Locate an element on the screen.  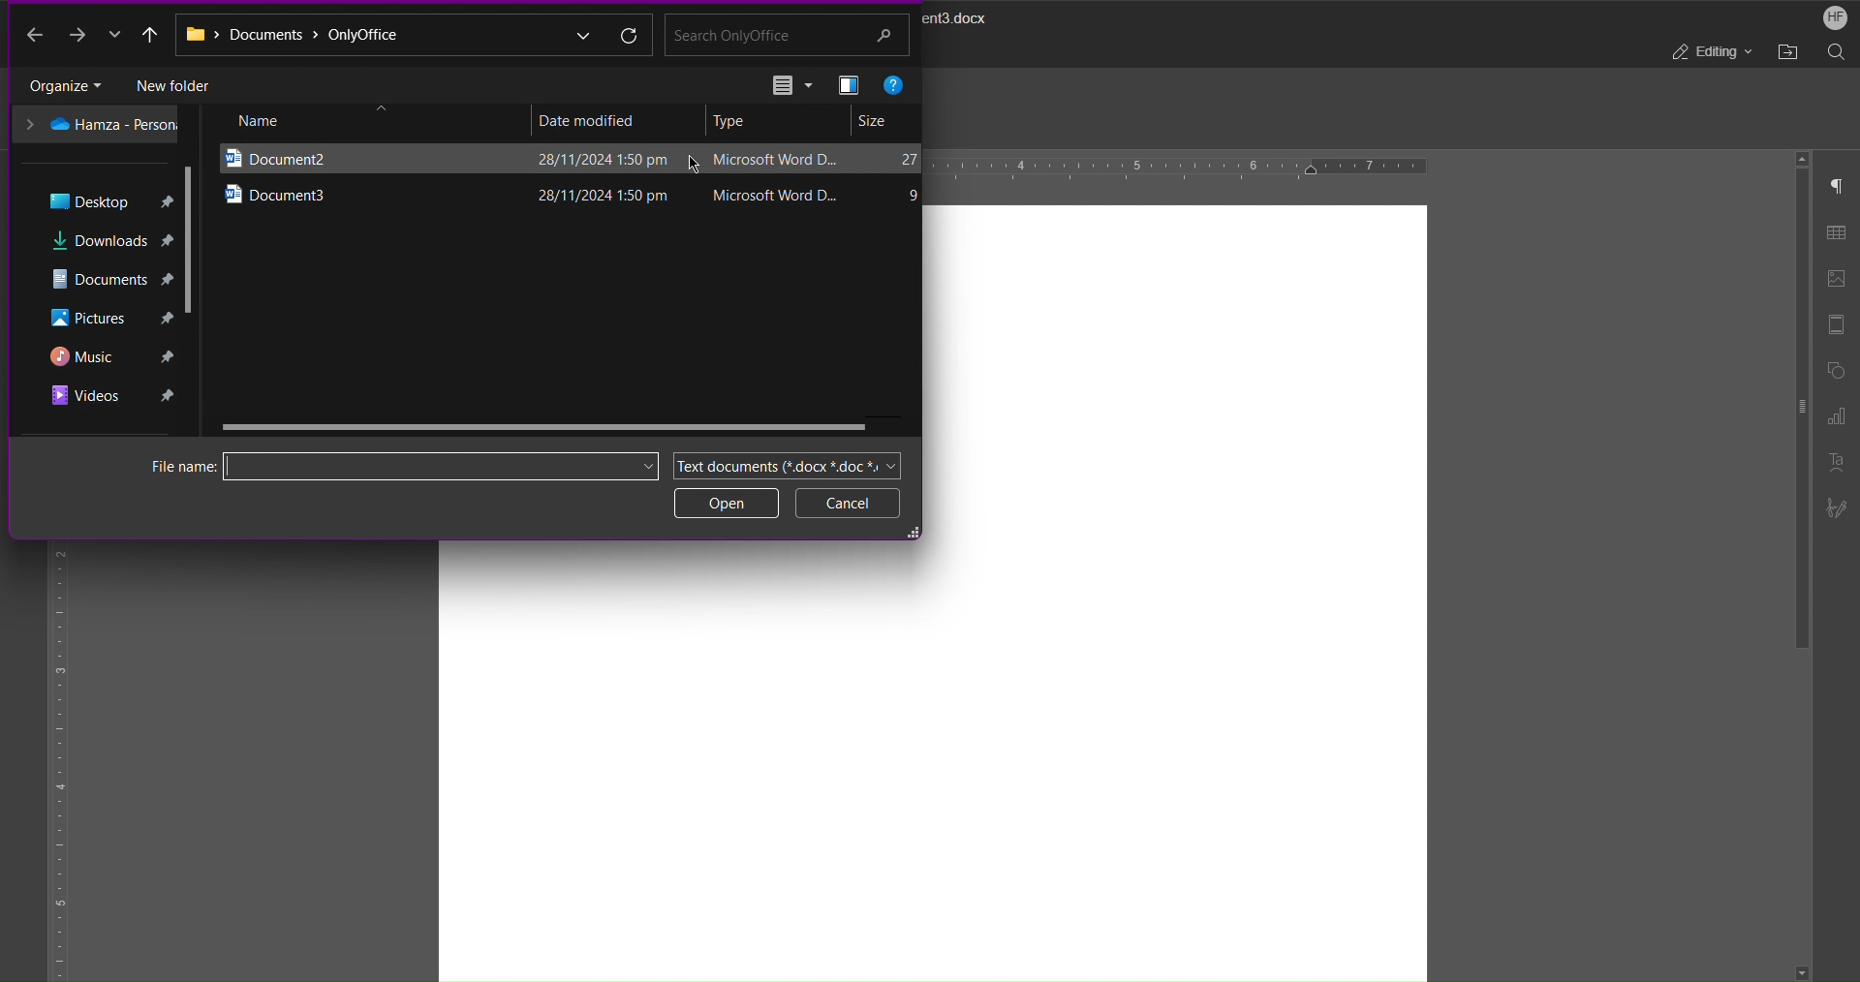
Cancel is located at coordinates (848, 503).